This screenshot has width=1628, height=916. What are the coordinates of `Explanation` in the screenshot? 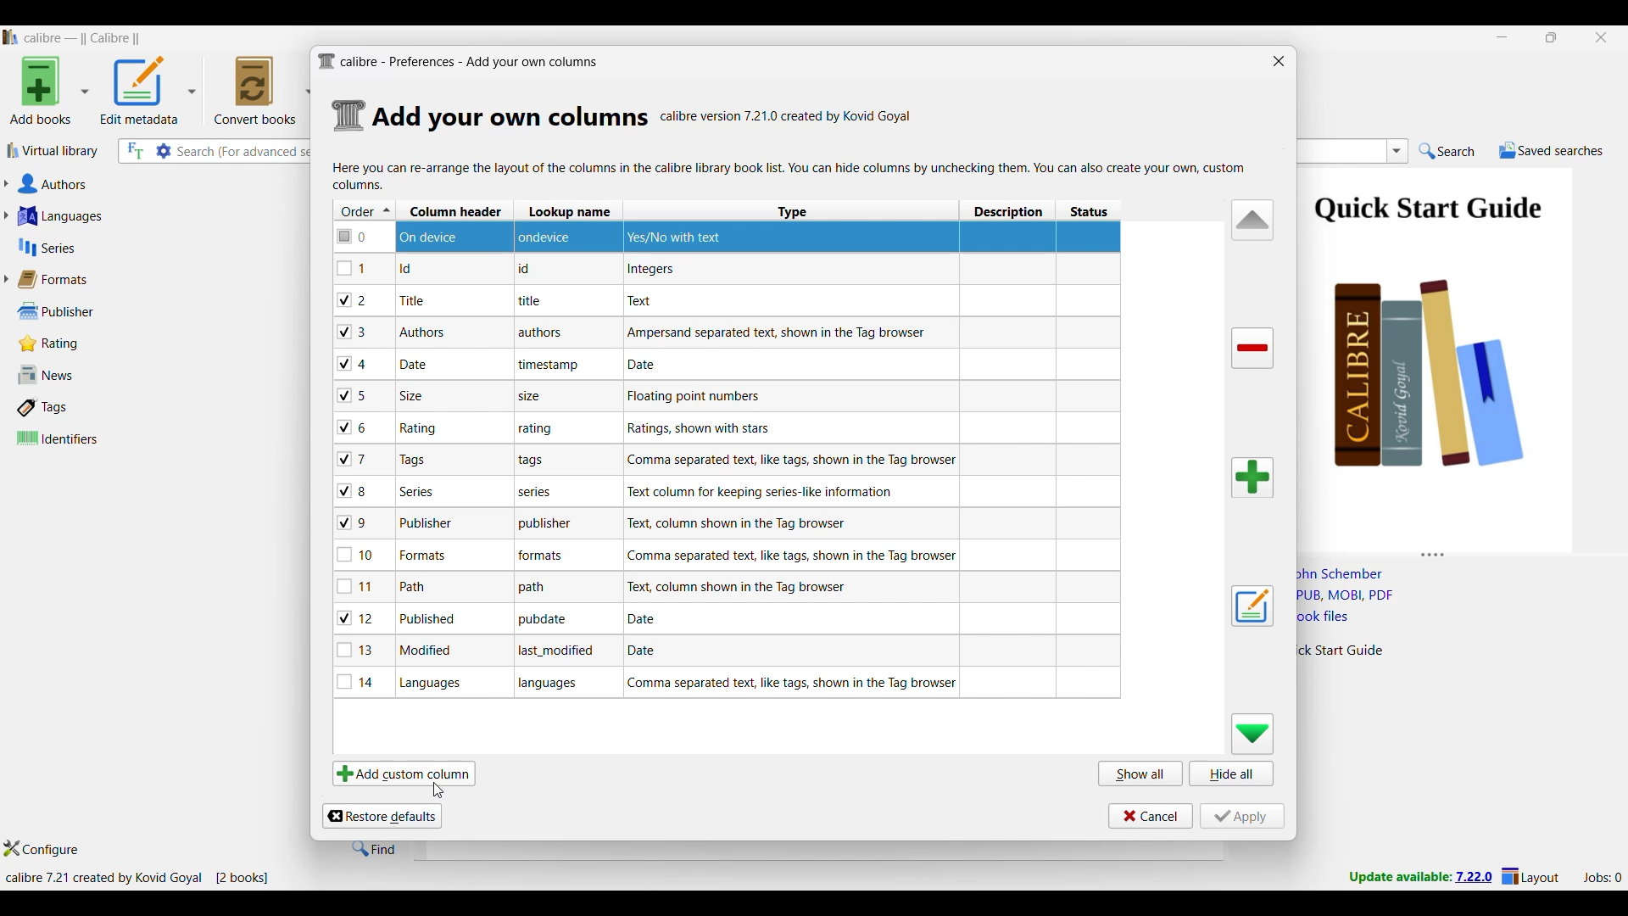 It's located at (650, 617).